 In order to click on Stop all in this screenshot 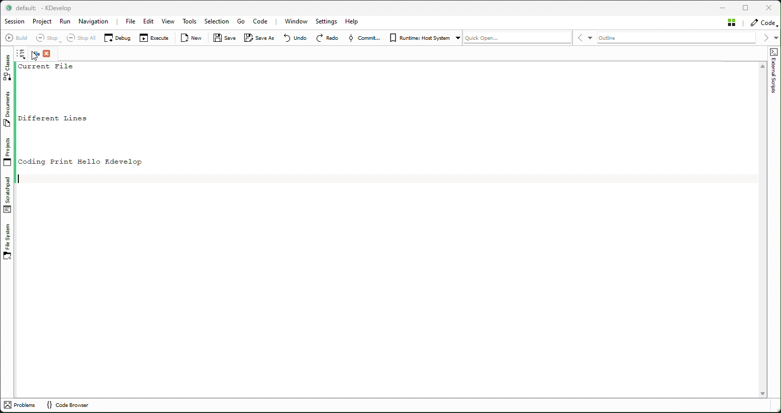, I will do `click(82, 38)`.